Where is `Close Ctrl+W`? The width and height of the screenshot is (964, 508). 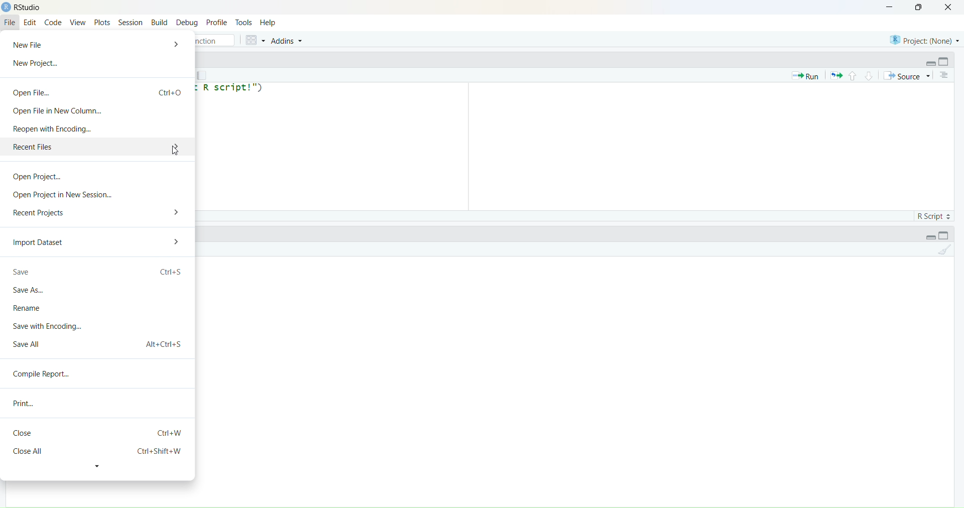
Close Ctrl+W is located at coordinates (99, 433).